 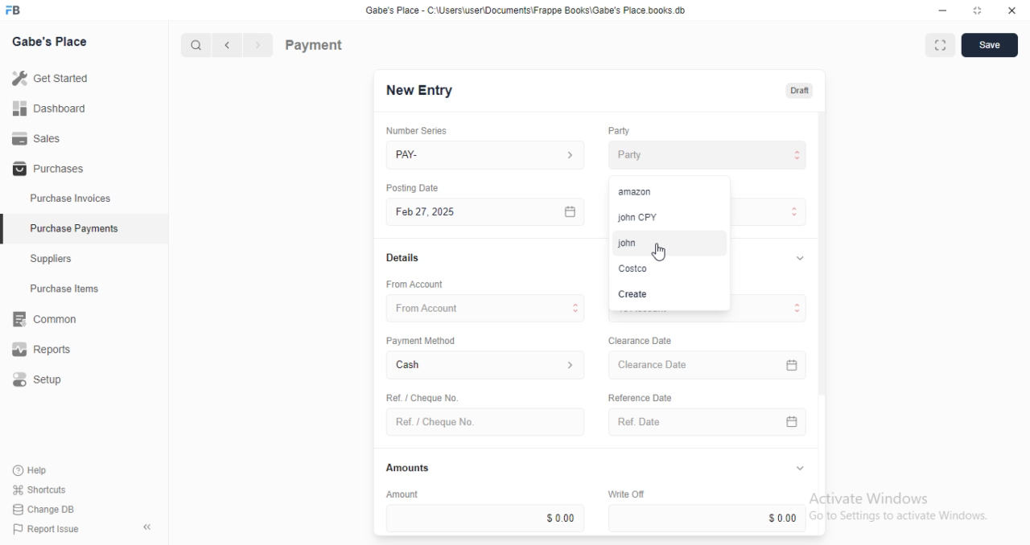 I want to click on Reports., so click(x=47, y=350).